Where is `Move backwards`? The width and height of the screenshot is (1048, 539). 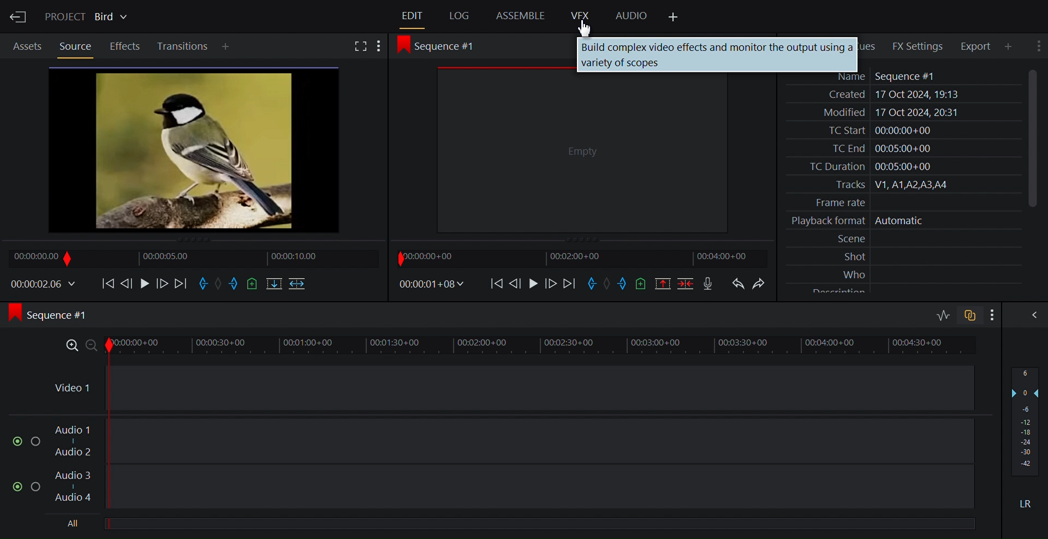 Move backwards is located at coordinates (107, 283).